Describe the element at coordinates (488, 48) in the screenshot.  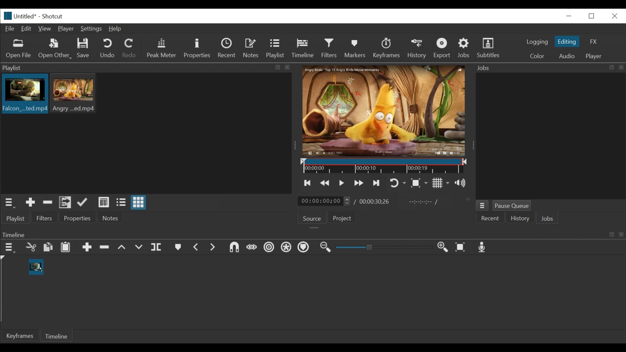
I see `Subtitles` at that location.